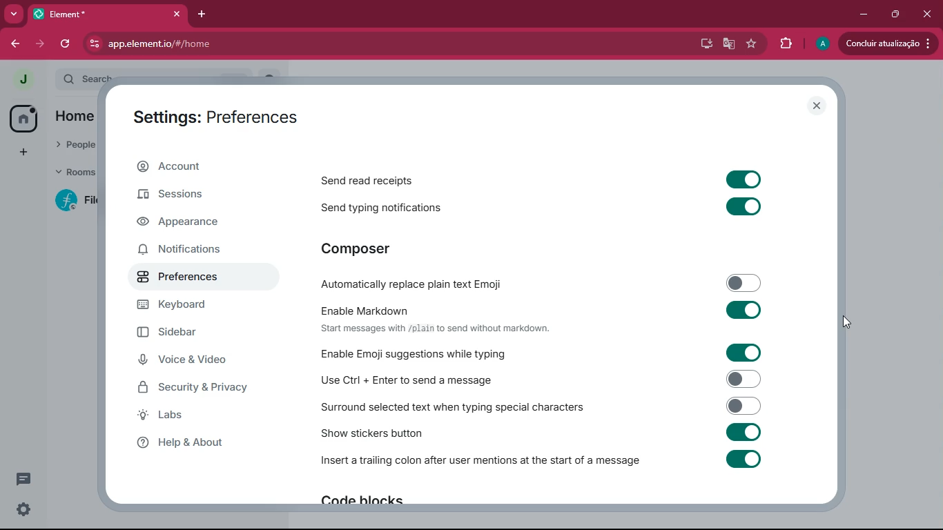  Describe the element at coordinates (108, 14) in the screenshot. I see `element` at that location.